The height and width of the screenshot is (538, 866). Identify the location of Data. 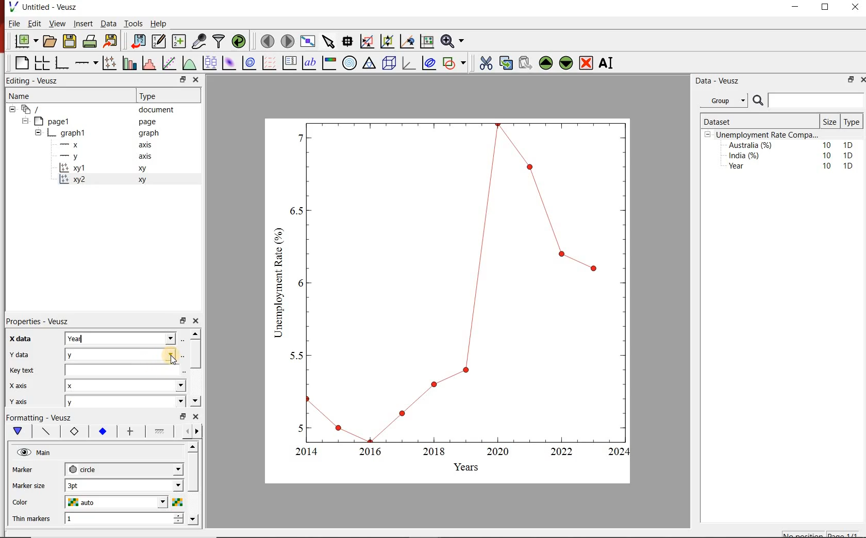
(109, 24).